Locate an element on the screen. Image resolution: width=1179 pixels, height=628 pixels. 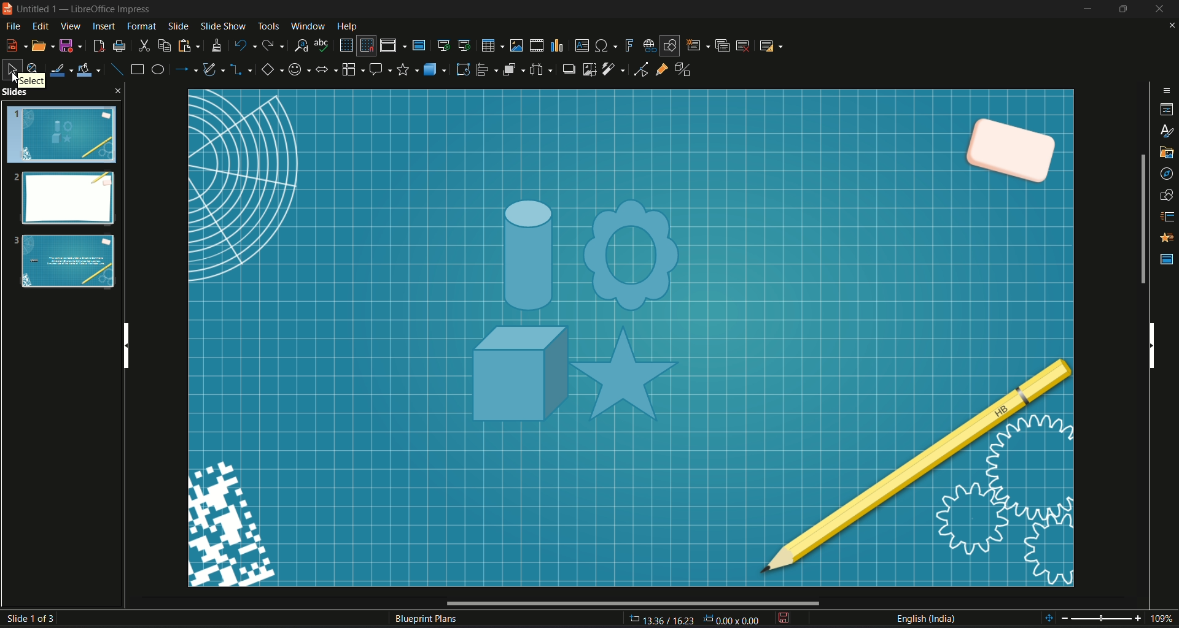
undo is located at coordinates (244, 45).